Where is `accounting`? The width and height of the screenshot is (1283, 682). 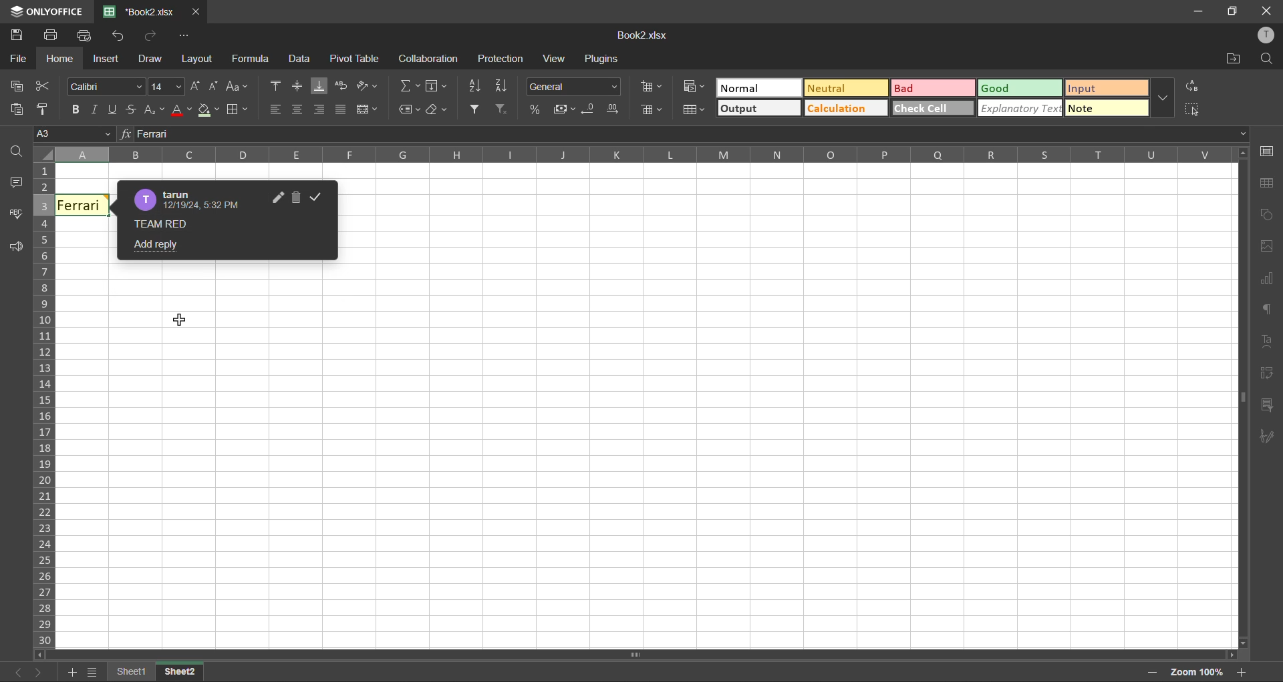
accounting is located at coordinates (563, 107).